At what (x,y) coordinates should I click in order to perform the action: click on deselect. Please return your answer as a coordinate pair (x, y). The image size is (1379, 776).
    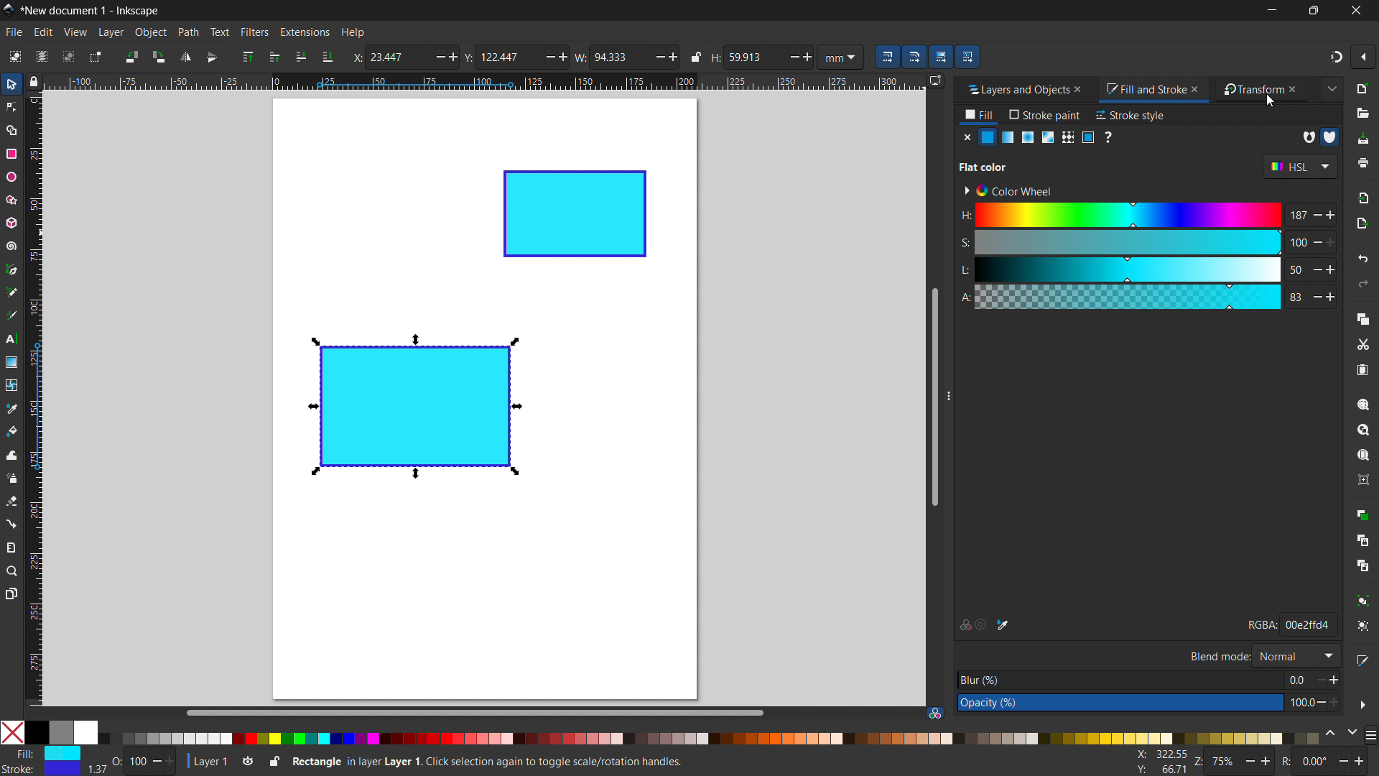
    Looking at the image, I should click on (69, 56).